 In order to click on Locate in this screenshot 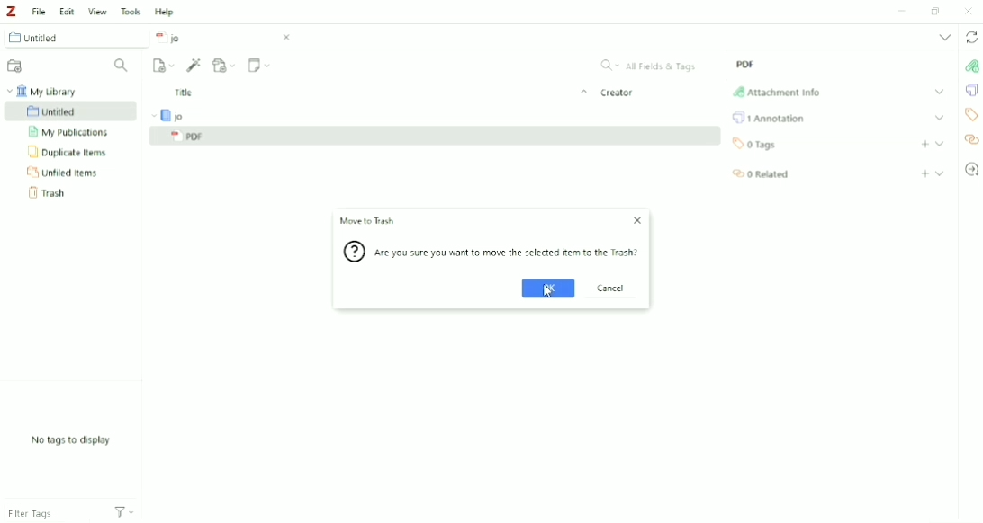, I will do `click(972, 169)`.